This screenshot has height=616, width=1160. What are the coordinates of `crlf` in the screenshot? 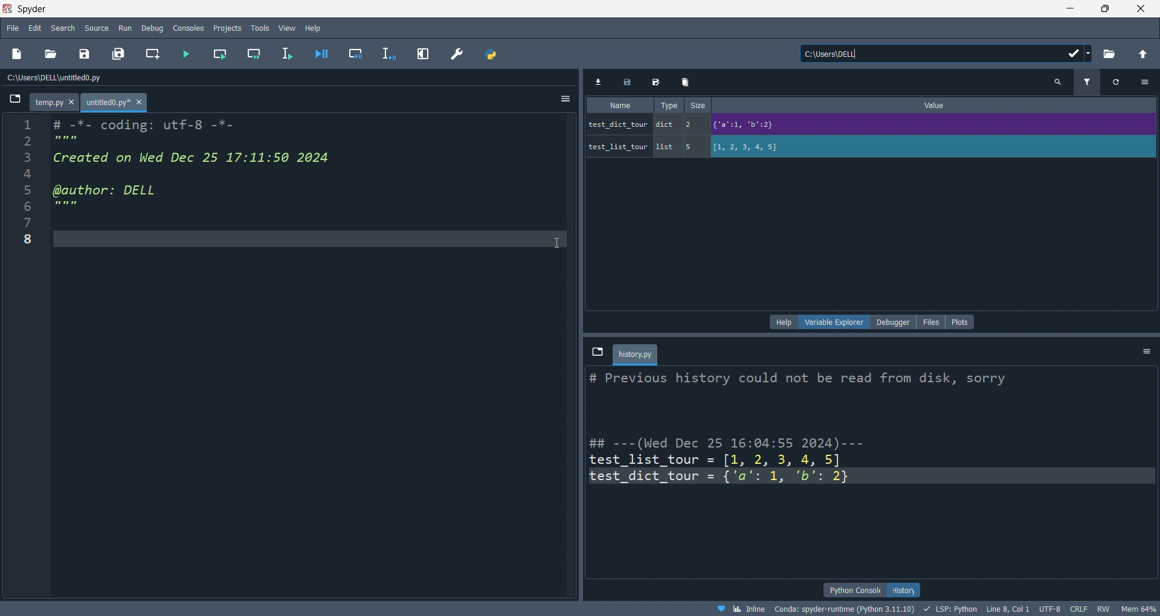 It's located at (1077, 609).